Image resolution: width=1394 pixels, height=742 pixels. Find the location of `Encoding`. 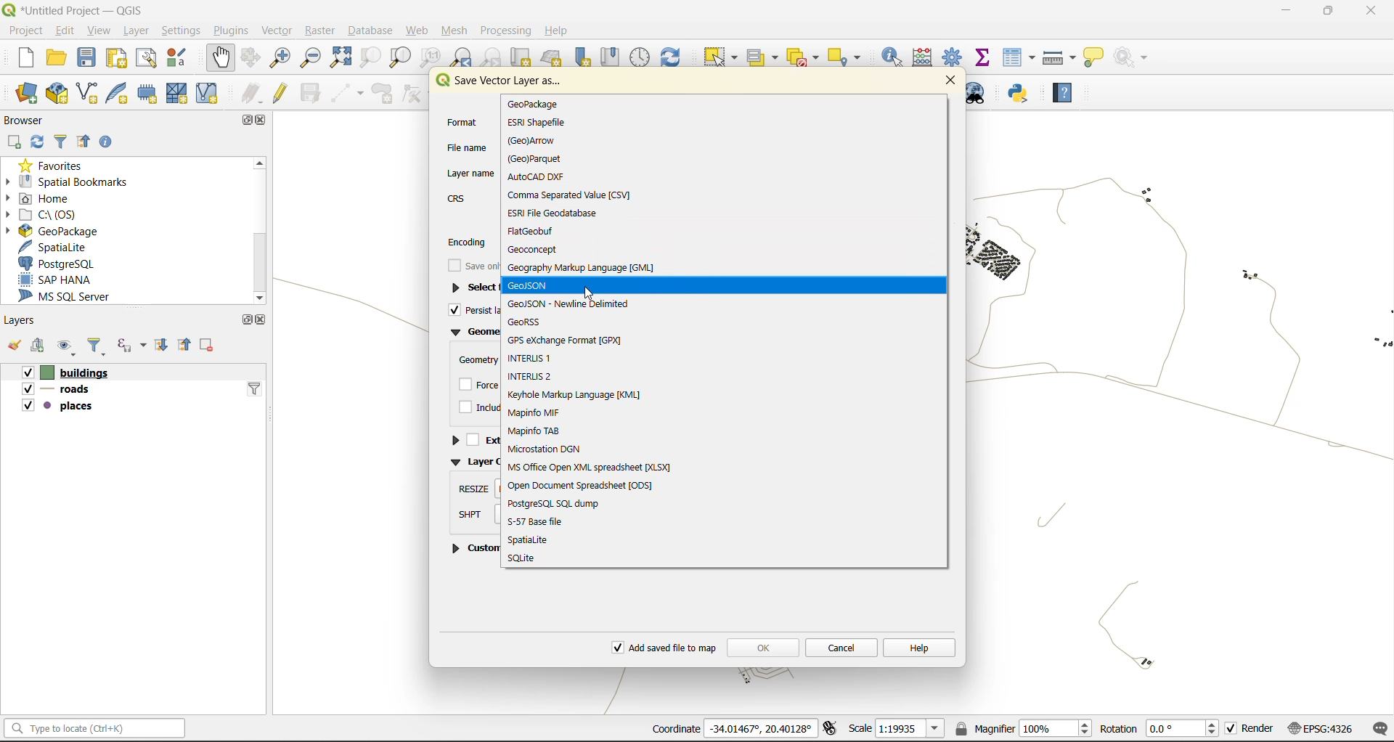

Encoding is located at coordinates (468, 241).